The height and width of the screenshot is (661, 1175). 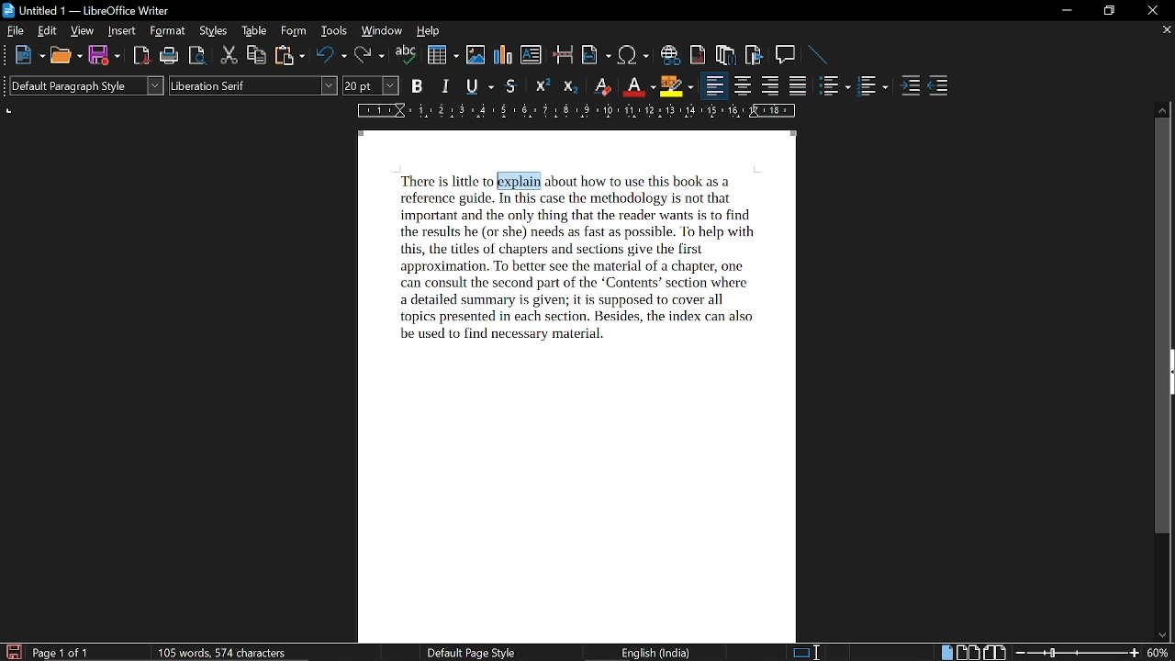 What do you see at coordinates (332, 57) in the screenshot?
I see `undo` at bounding box center [332, 57].